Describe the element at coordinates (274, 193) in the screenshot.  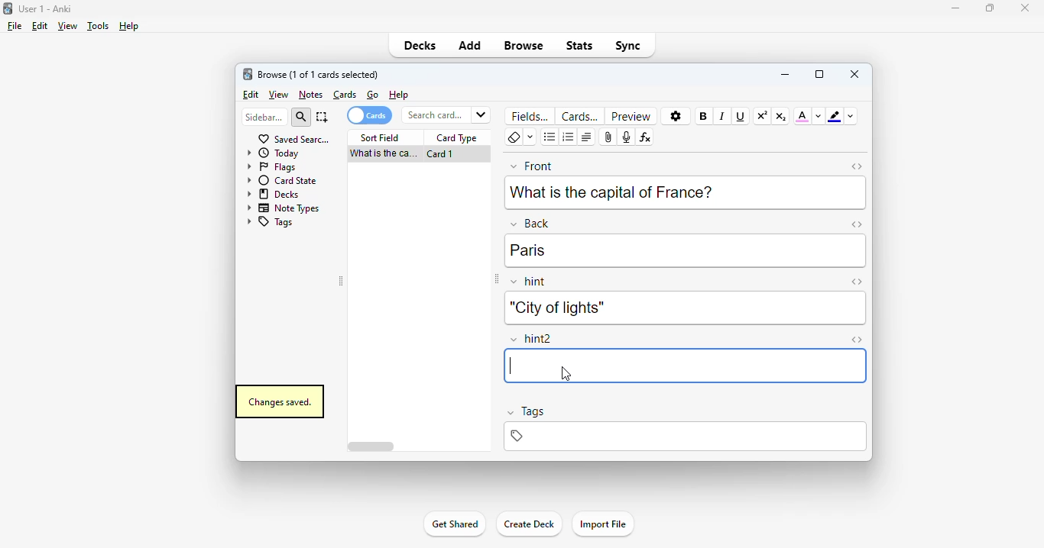
I see `decks` at that location.